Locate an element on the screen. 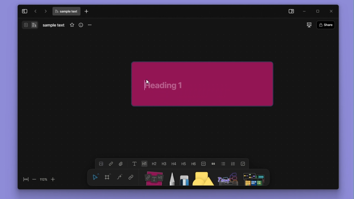 The width and height of the screenshot is (354, 199). file name is located at coordinates (66, 11).